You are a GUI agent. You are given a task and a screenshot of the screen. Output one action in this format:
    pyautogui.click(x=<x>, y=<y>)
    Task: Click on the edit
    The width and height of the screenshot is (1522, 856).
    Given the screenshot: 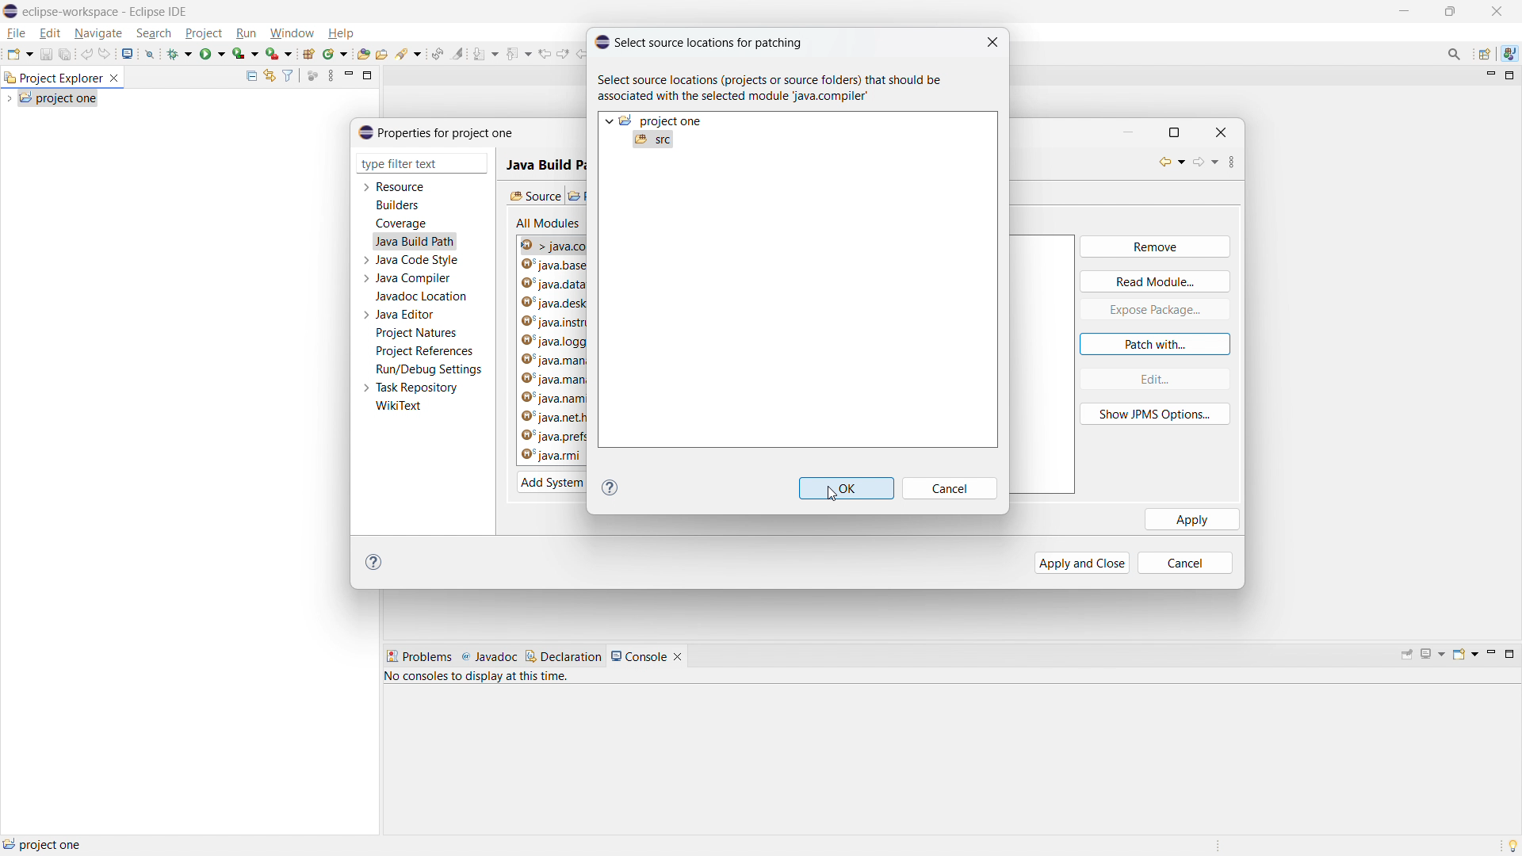 What is the action you would take?
    pyautogui.click(x=1153, y=379)
    